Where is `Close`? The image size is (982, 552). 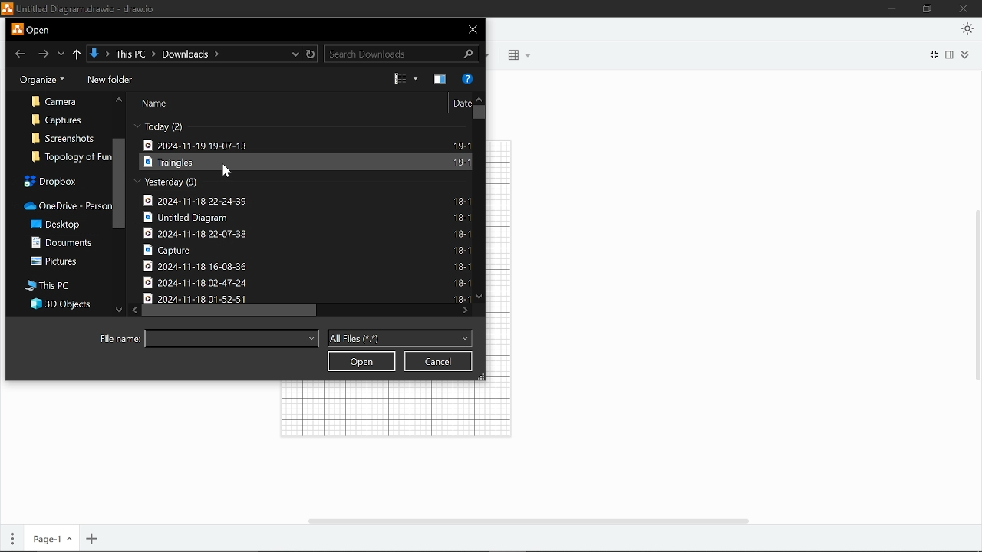 Close is located at coordinates (966, 9).